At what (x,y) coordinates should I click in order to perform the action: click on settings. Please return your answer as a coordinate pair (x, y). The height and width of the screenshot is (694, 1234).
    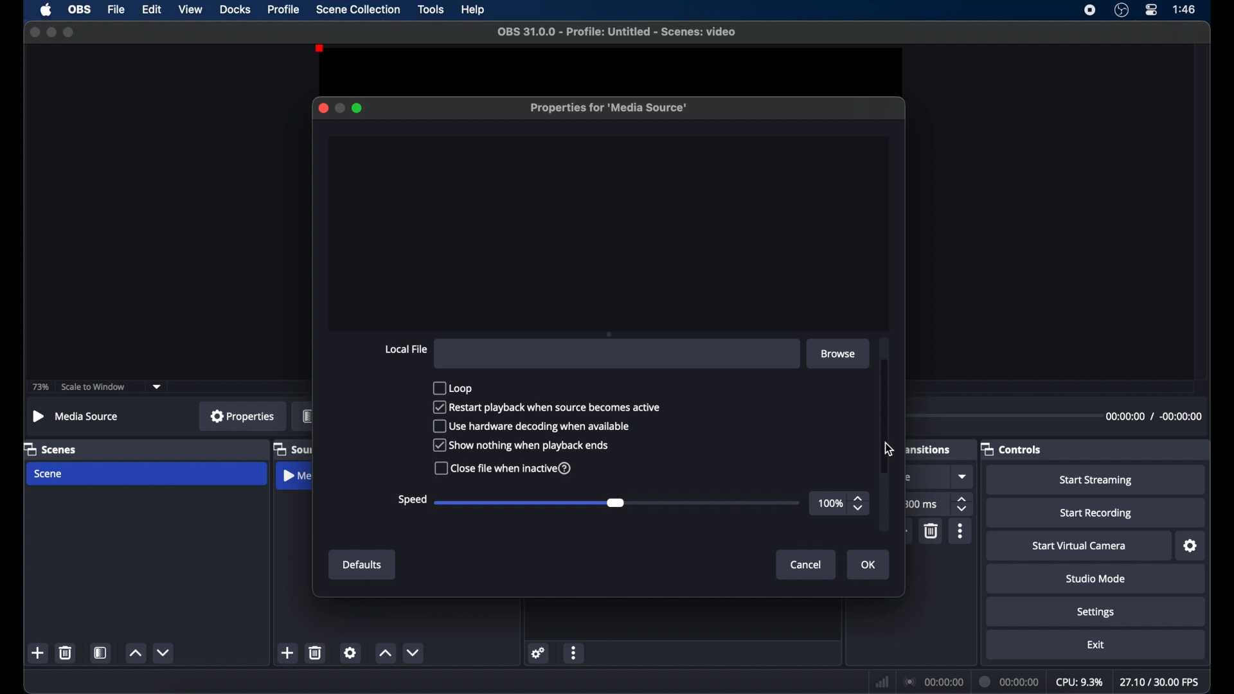
    Looking at the image, I should click on (539, 652).